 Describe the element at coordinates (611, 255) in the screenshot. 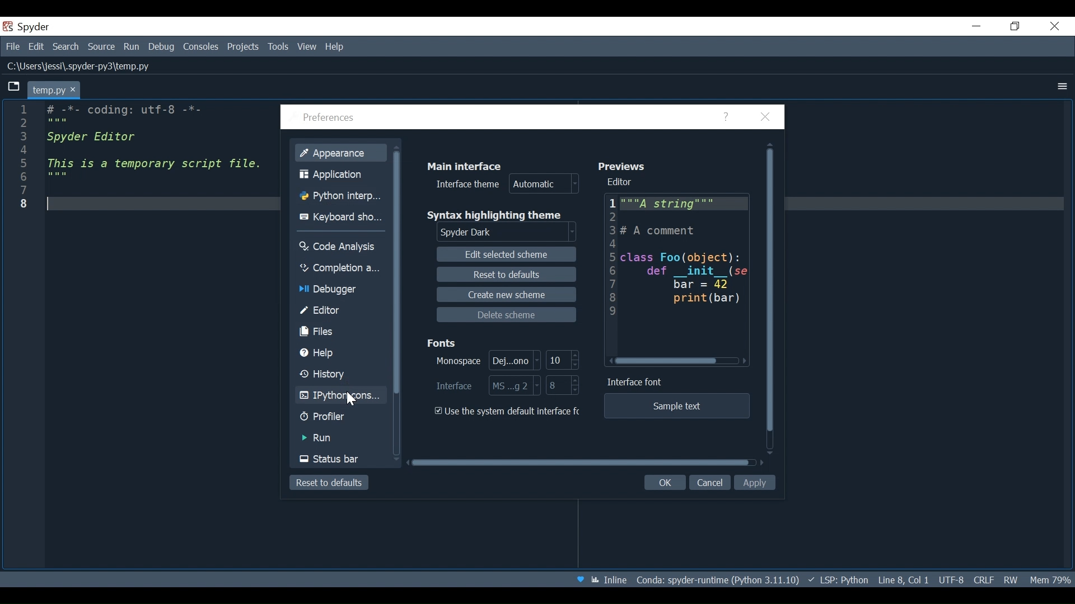

I see `` at that location.